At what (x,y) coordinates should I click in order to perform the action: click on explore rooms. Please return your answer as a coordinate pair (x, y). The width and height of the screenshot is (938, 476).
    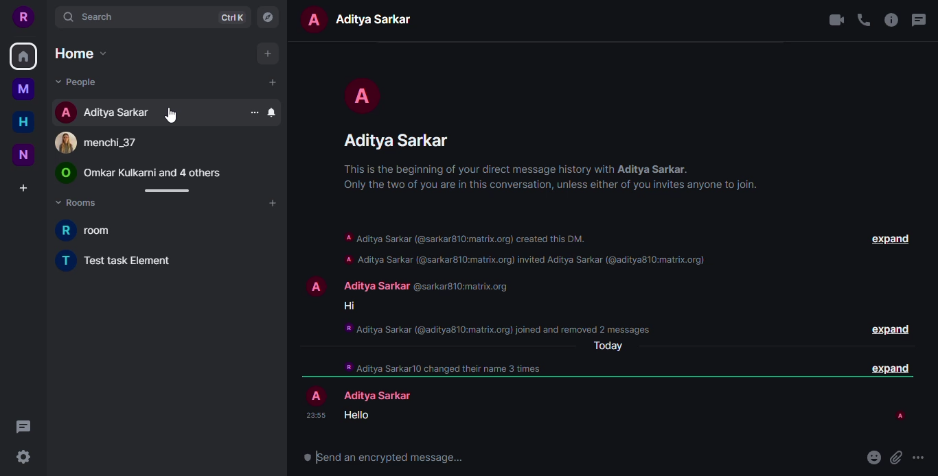
    Looking at the image, I should click on (266, 19).